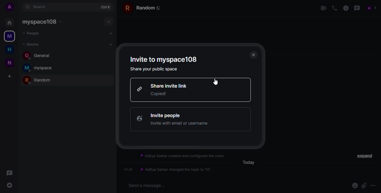  Describe the element at coordinates (173, 93) in the screenshot. I see `link copied` at that location.